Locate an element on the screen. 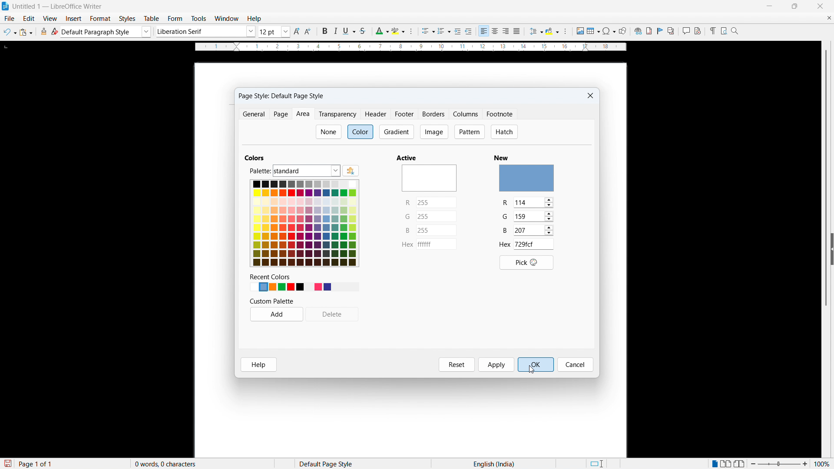  Active  is located at coordinates (407, 158).